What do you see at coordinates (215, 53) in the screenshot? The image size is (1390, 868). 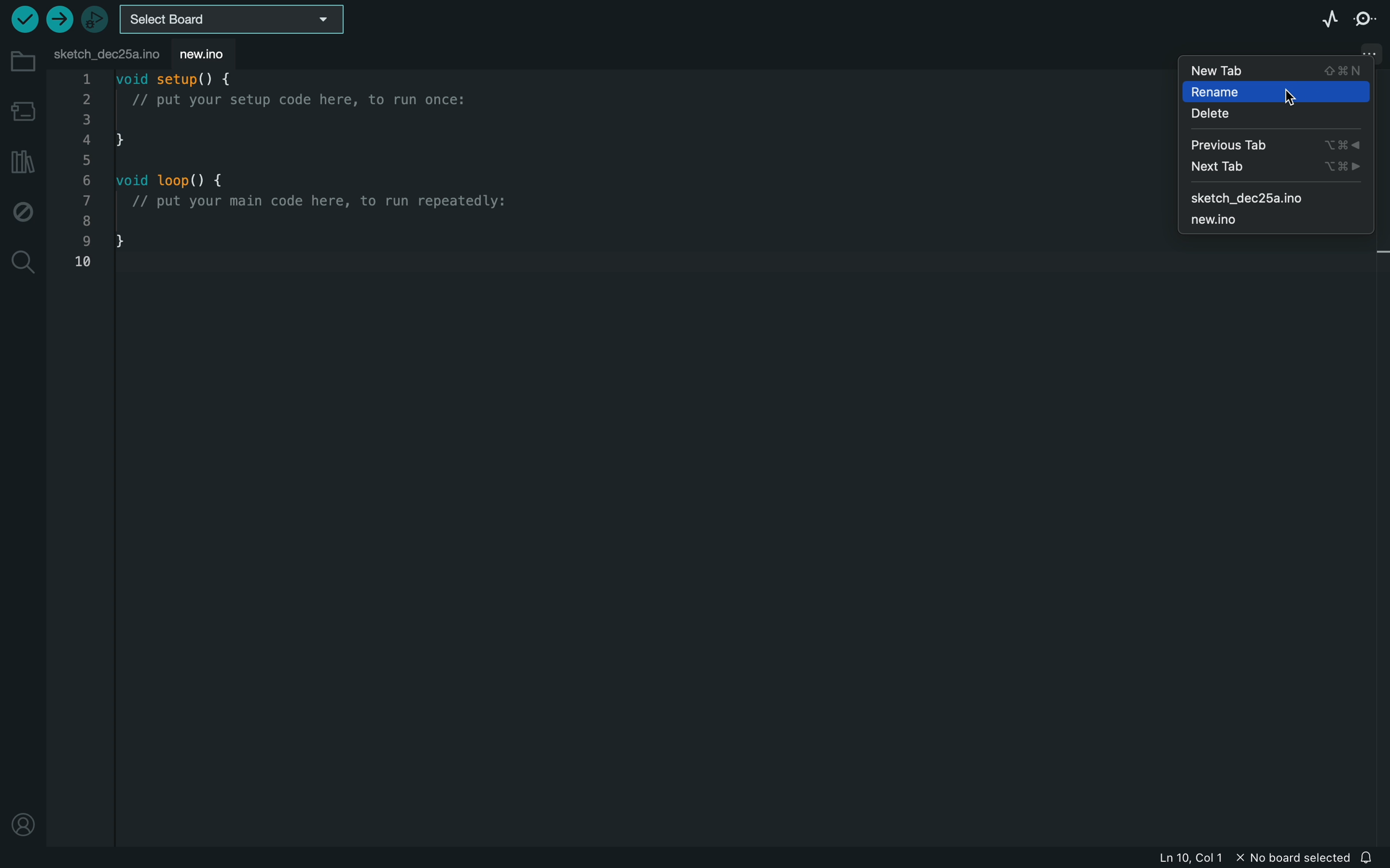 I see `new` at bounding box center [215, 53].